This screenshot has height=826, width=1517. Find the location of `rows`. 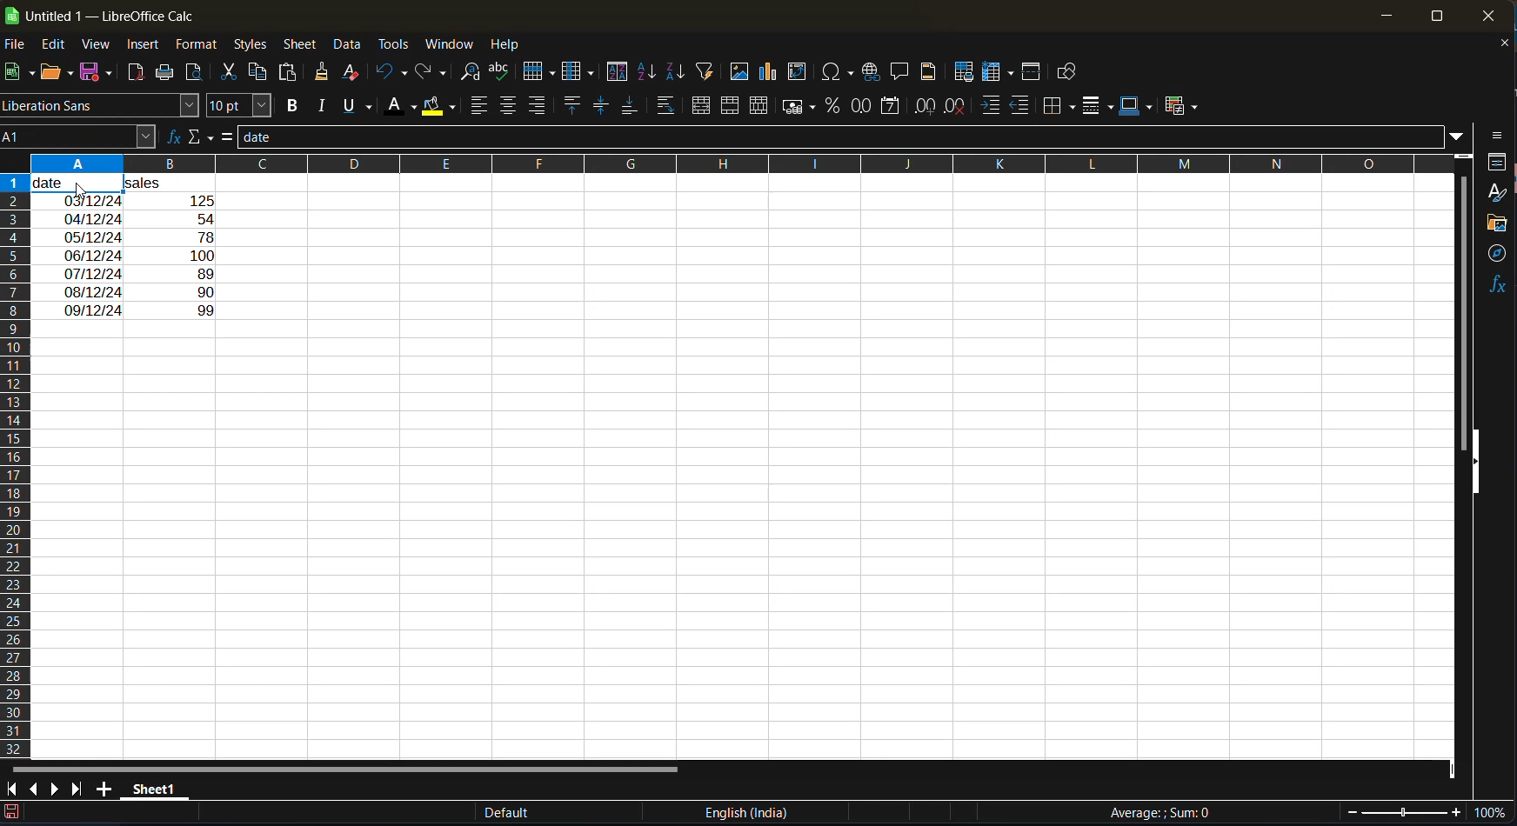

rows is located at coordinates (726, 163).